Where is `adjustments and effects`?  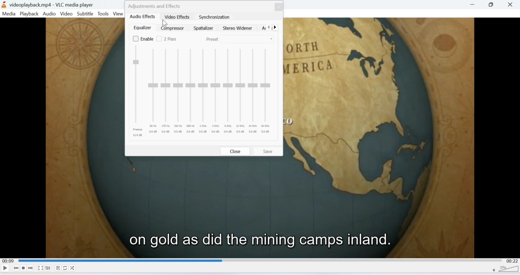
adjustments and effects is located at coordinates (154, 5).